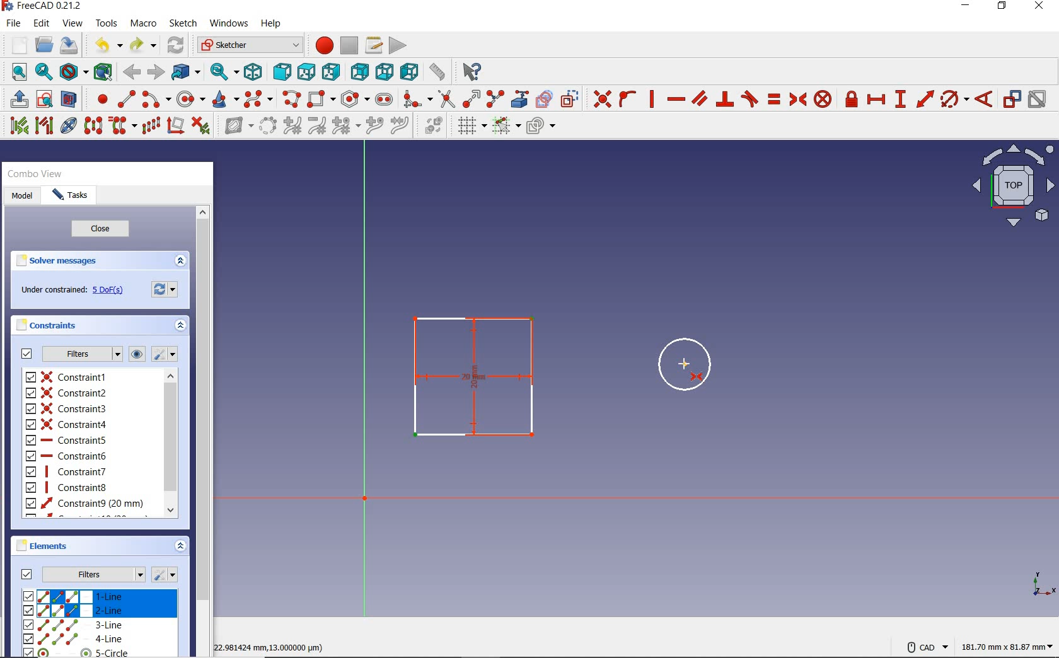 This screenshot has height=658, width=1059. Describe the element at coordinates (571, 97) in the screenshot. I see `toggle construction geometry` at that location.